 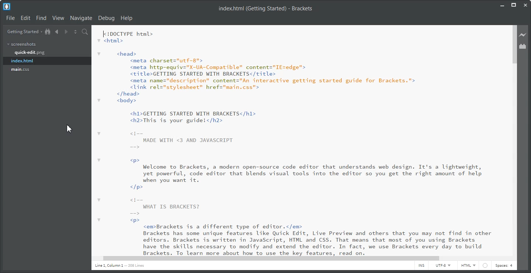 I want to click on Vertical Scroll Bar, so click(x=513, y=139).